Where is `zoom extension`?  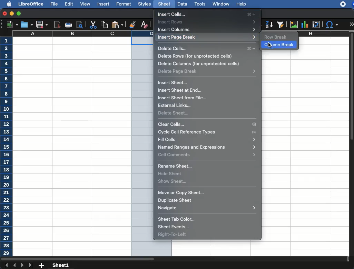
zoom extension is located at coordinates (352, 4).